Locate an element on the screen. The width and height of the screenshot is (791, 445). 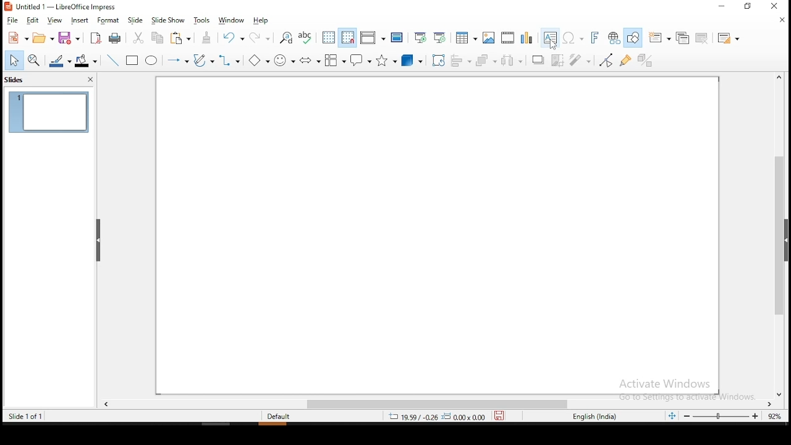
new is located at coordinates (17, 38).